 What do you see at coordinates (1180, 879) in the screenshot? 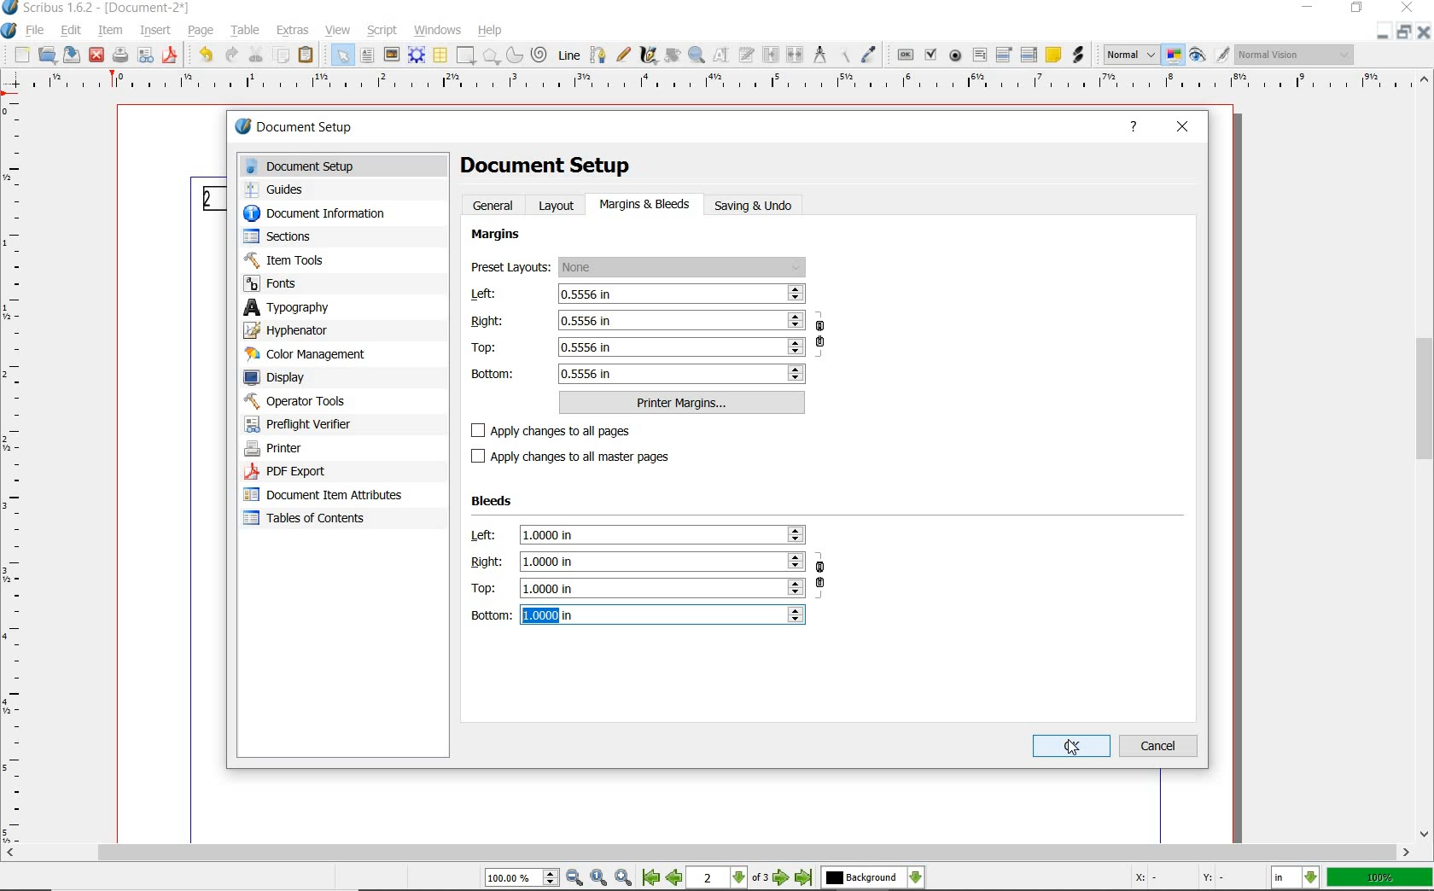
I see `Curspr Coordinates` at bounding box center [1180, 879].